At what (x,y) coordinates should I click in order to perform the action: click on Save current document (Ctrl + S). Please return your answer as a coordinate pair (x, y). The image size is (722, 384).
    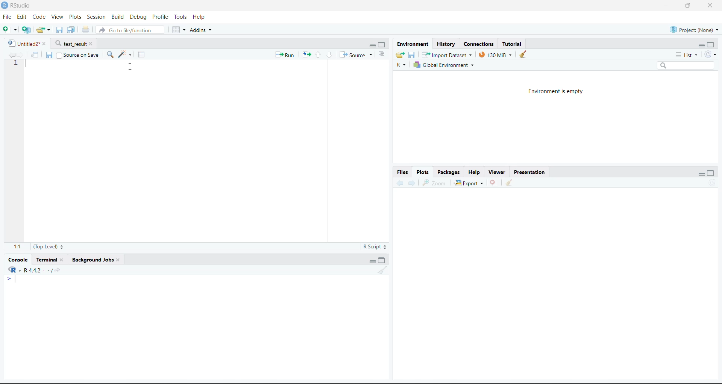
    Looking at the image, I should click on (60, 29).